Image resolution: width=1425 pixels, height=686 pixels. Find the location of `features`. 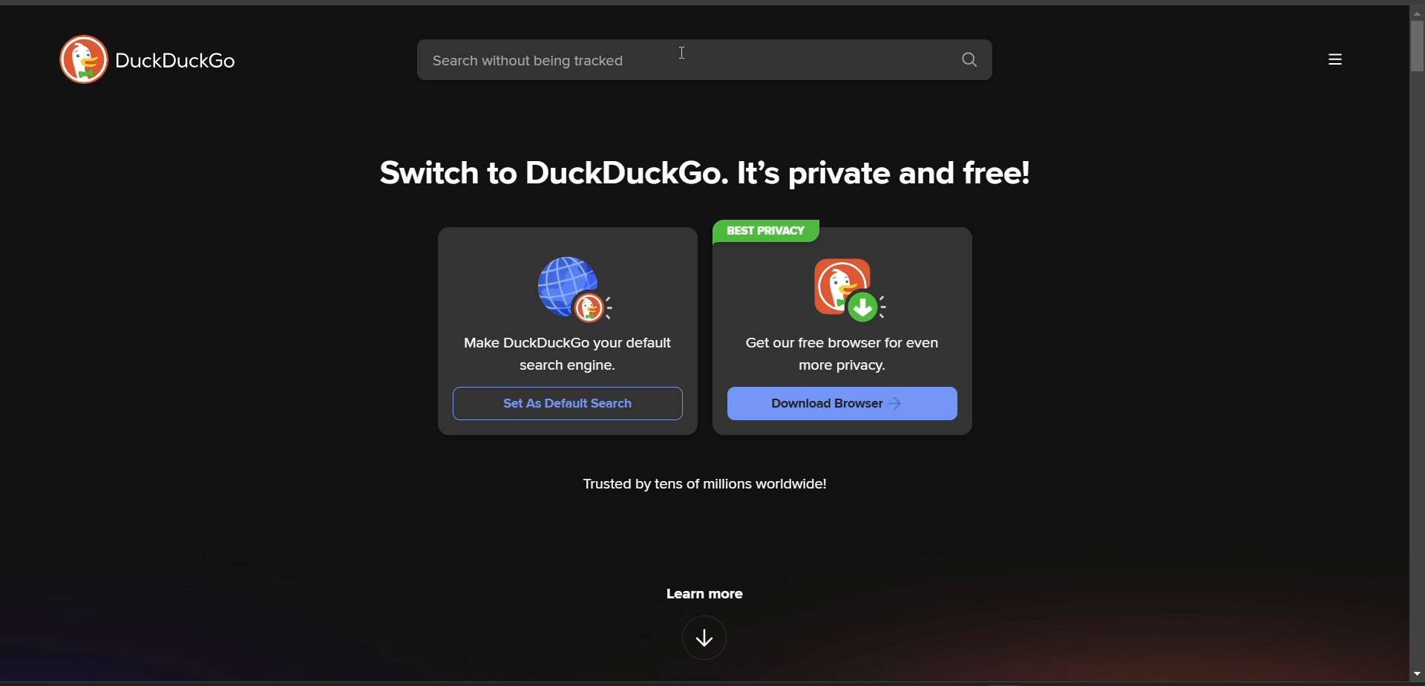

features is located at coordinates (706, 639).